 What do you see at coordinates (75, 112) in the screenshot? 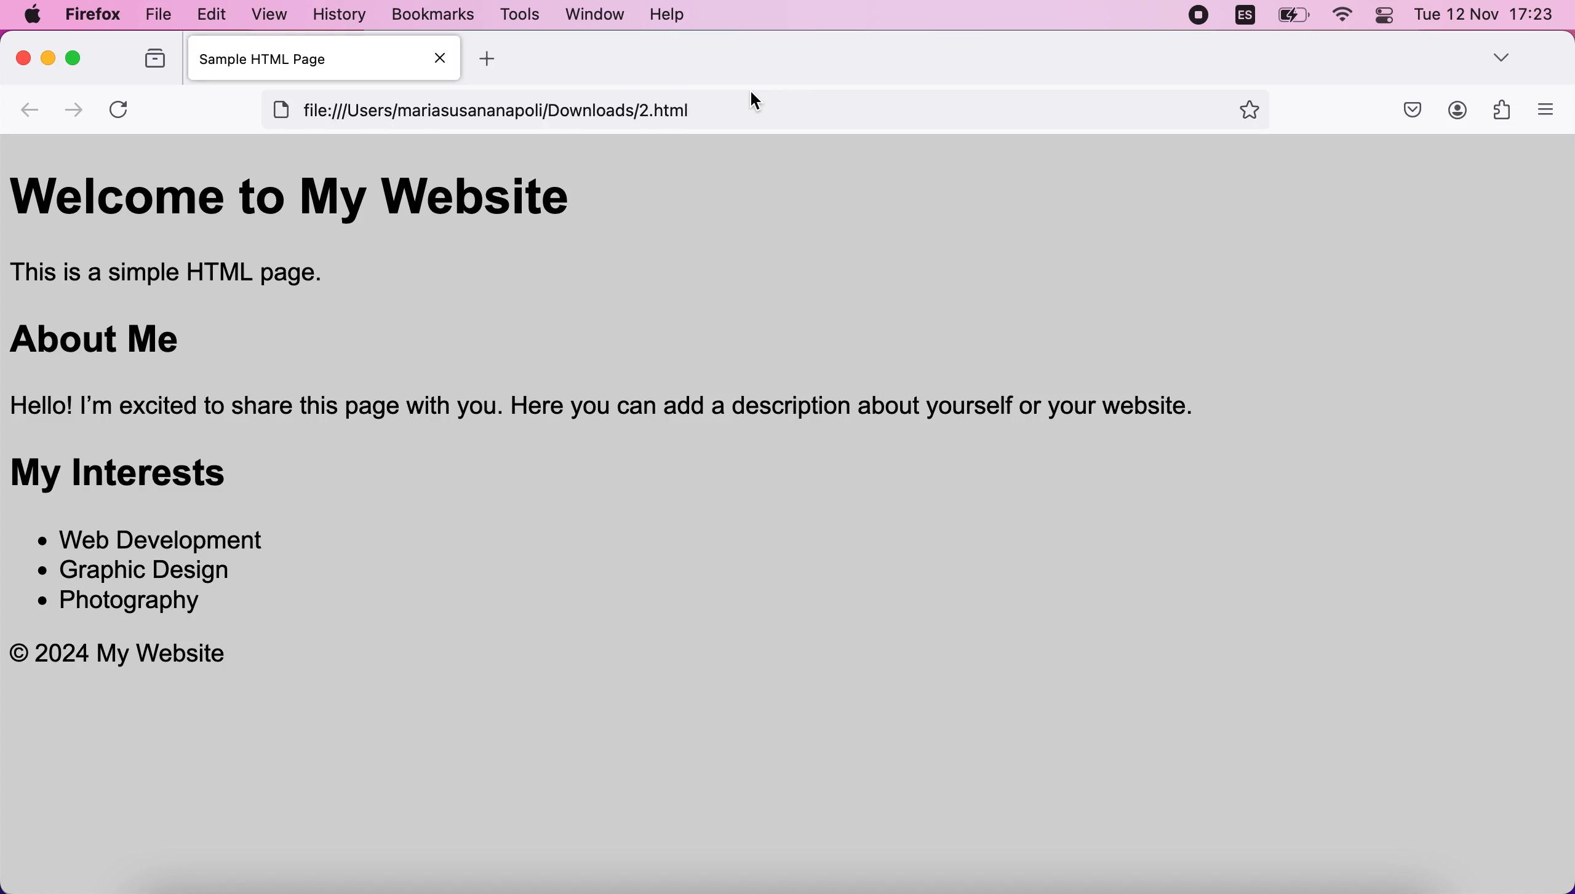
I see `go one page forward` at bounding box center [75, 112].